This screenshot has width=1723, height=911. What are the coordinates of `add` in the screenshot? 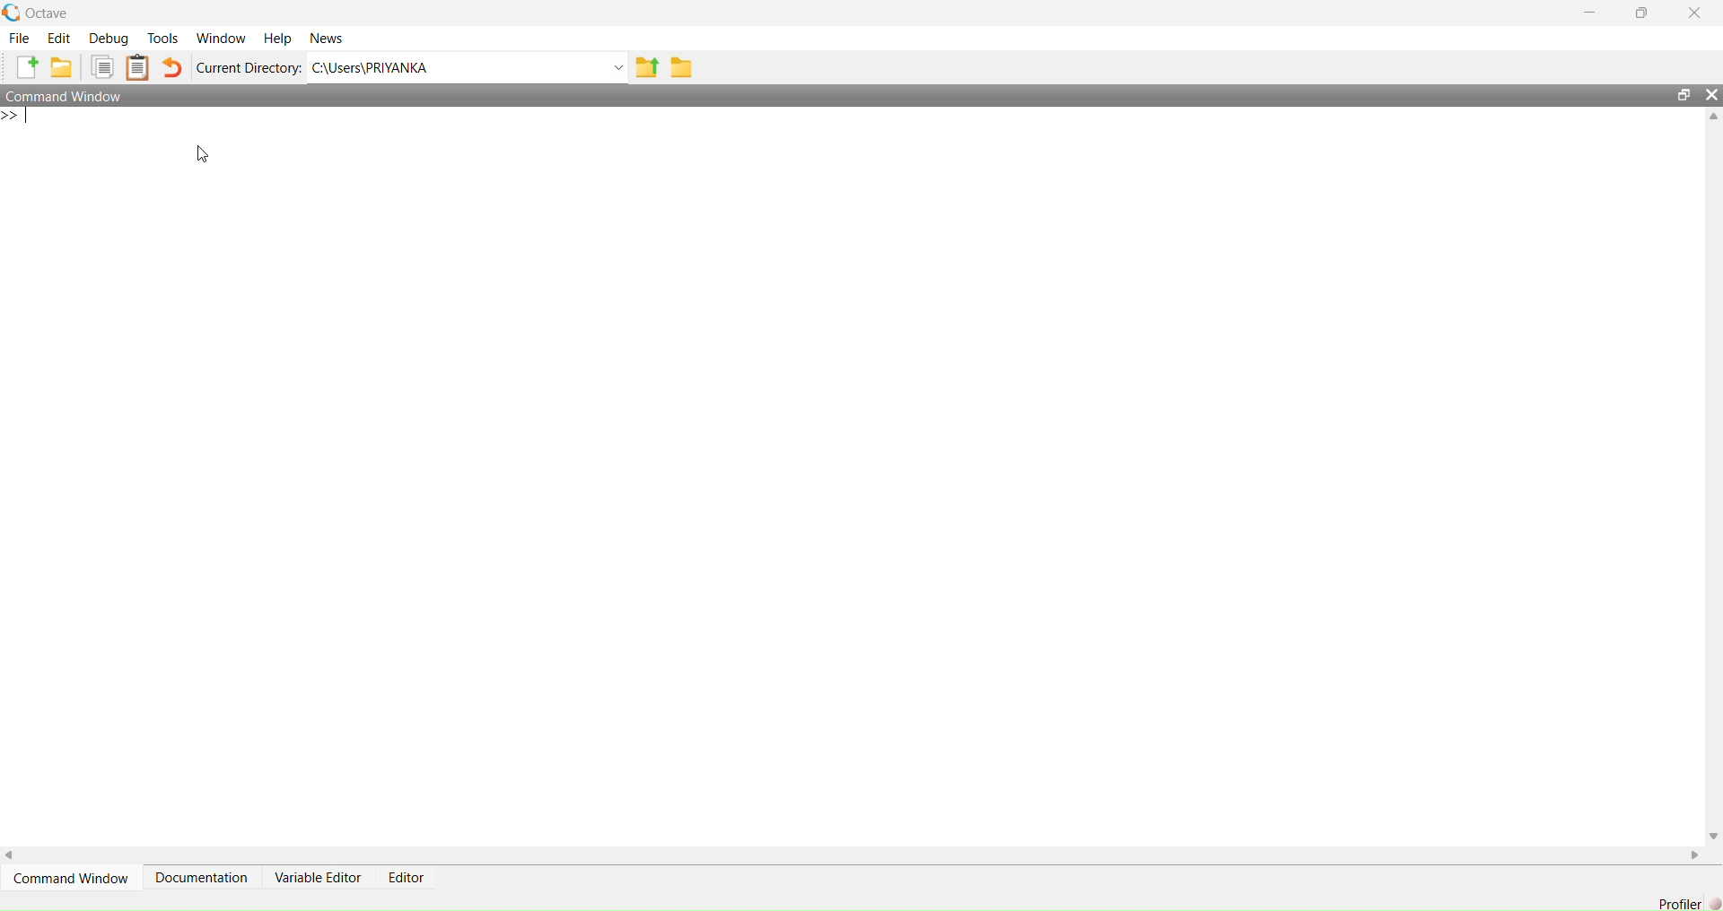 It's located at (21, 68).